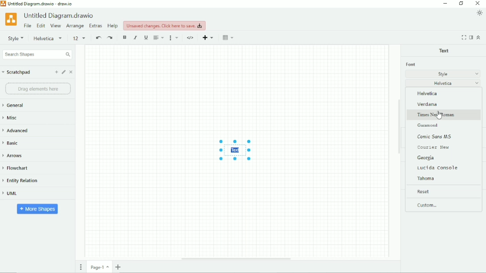 This screenshot has width=486, height=273. I want to click on Logo, so click(11, 19).